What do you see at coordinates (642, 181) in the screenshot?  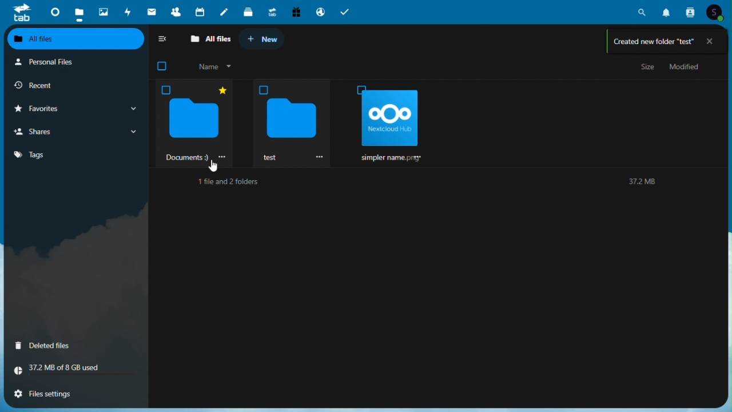 I see `Text` at bounding box center [642, 181].